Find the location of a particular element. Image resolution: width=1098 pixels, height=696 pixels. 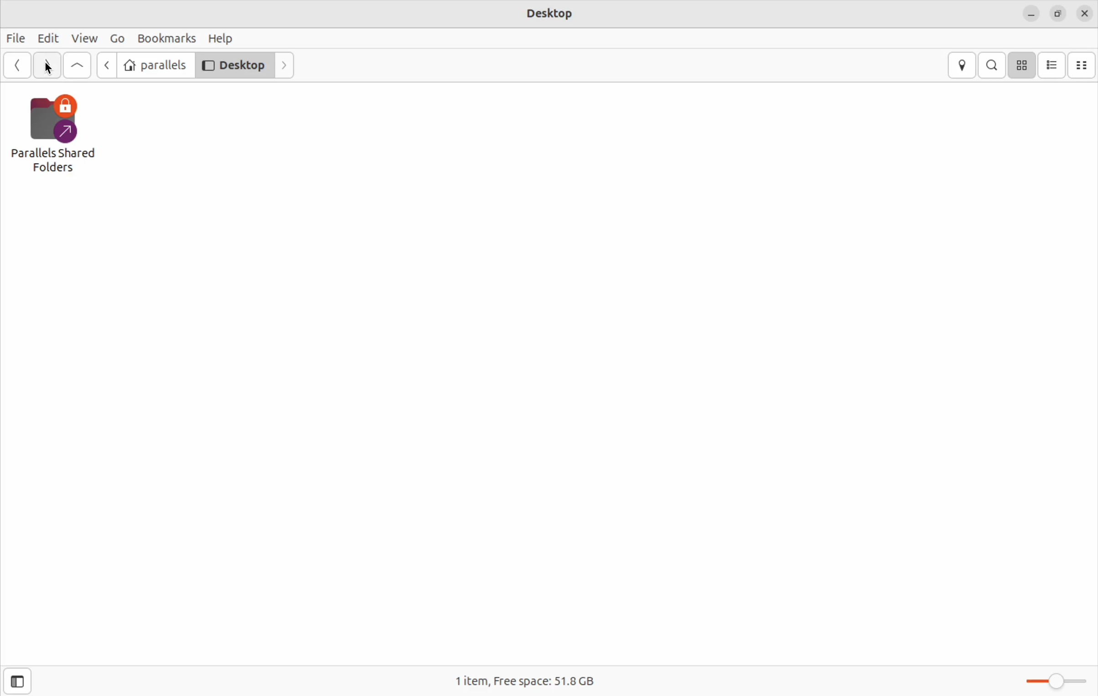

Go forward is located at coordinates (47, 66).